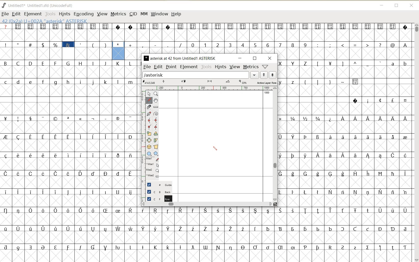  I want to click on BACKGROUND, so click(157, 191).